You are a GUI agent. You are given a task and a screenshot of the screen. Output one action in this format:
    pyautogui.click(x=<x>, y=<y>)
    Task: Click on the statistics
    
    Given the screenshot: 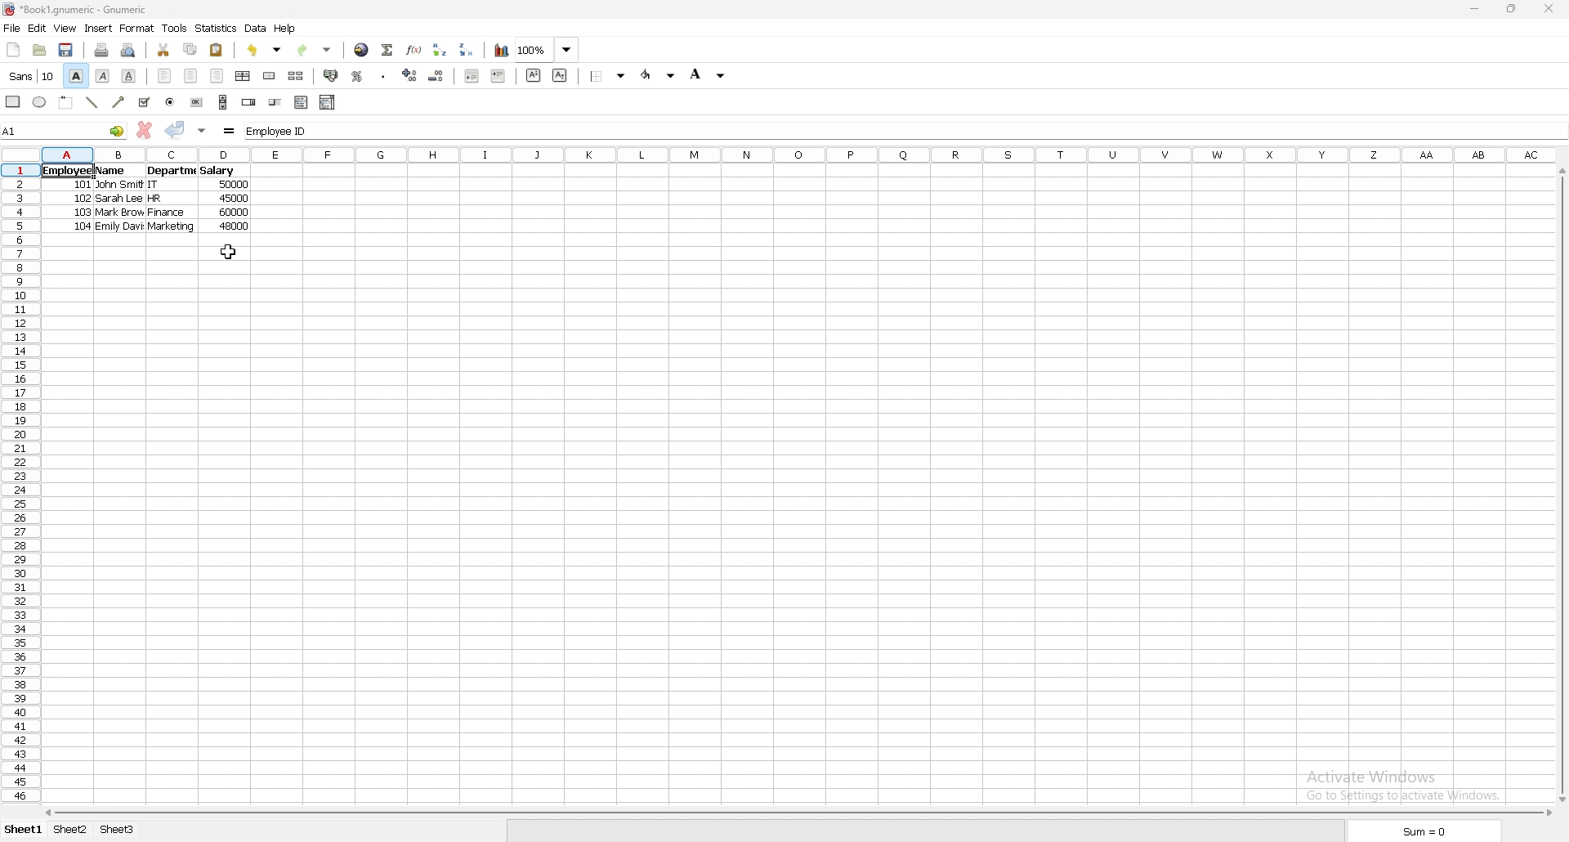 What is the action you would take?
    pyautogui.click(x=216, y=29)
    